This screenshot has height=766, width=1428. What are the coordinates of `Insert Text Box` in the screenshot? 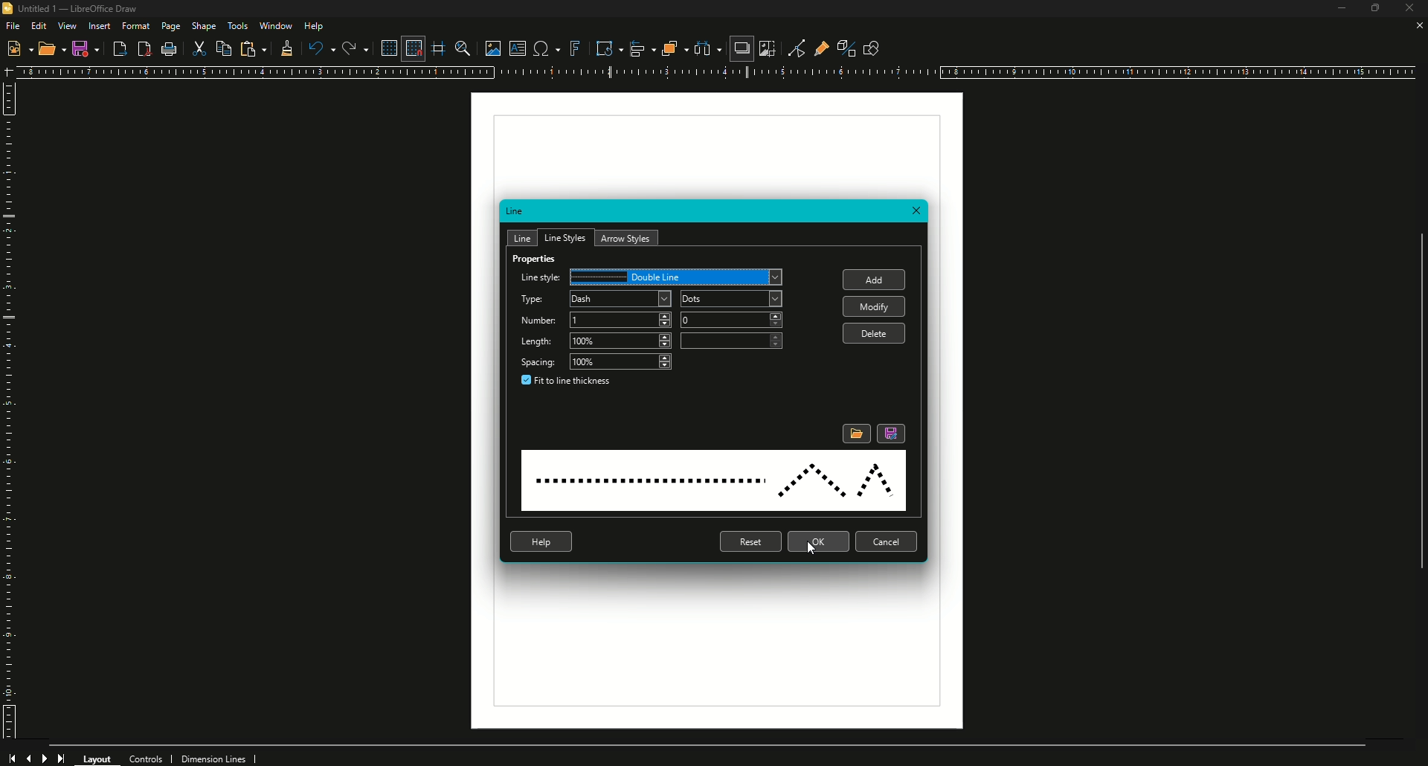 It's located at (515, 48).